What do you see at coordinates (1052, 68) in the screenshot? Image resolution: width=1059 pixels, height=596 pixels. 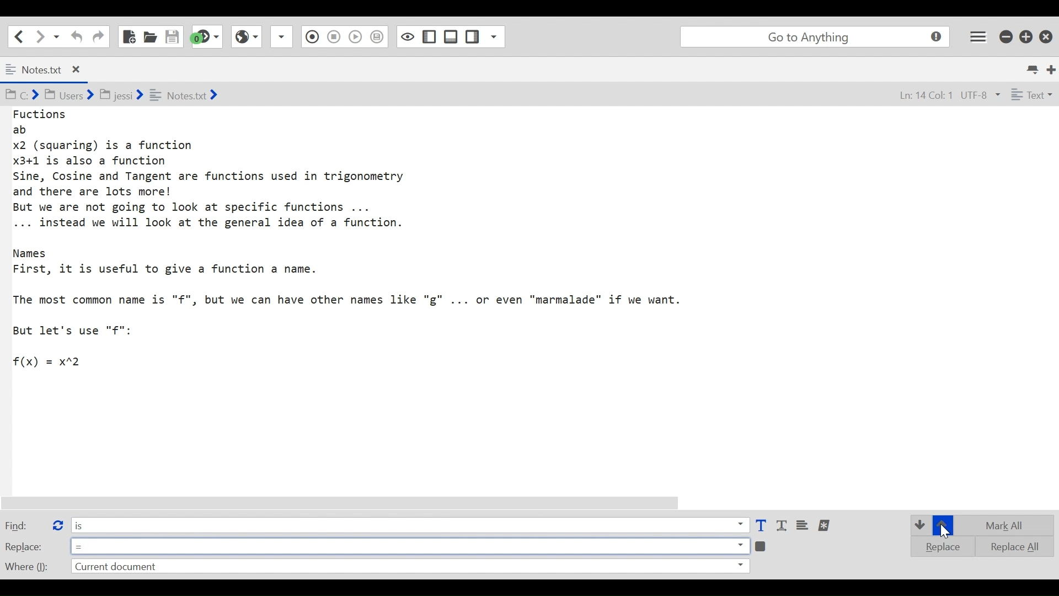 I see `New Tab` at bounding box center [1052, 68].